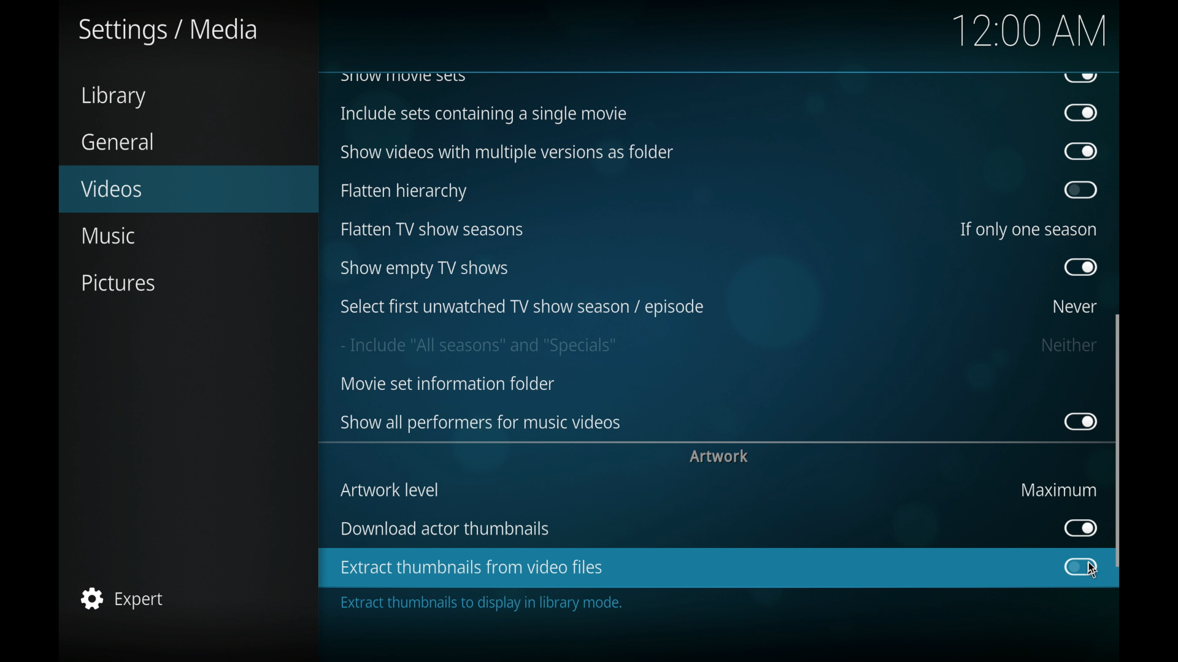  What do you see at coordinates (113, 97) in the screenshot?
I see `library` at bounding box center [113, 97].